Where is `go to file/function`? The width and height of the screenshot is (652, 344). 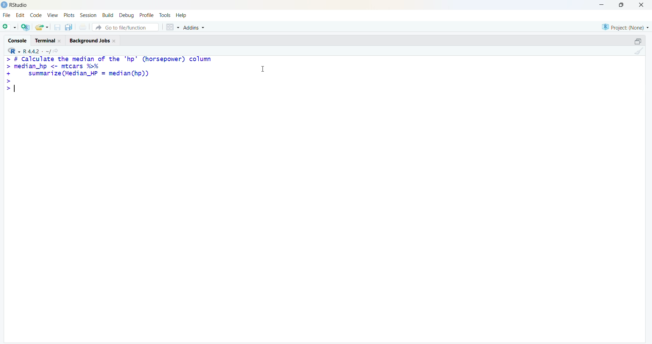
go to file/function is located at coordinates (126, 27).